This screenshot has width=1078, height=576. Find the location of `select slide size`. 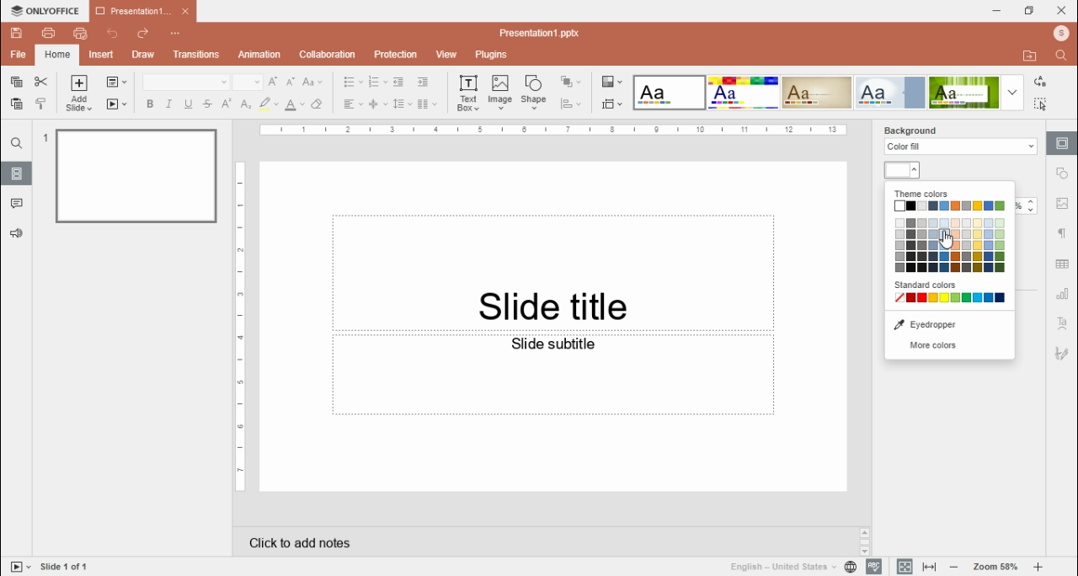

select slide size is located at coordinates (612, 104).